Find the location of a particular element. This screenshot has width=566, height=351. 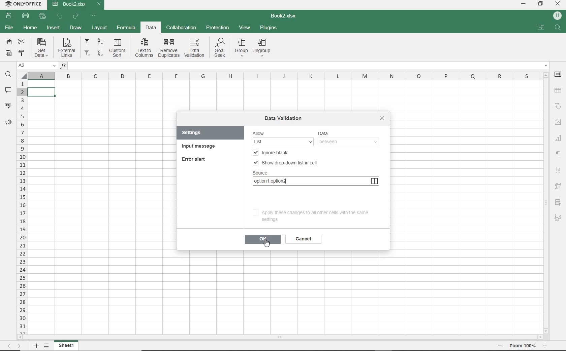

PASTE is located at coordinates (10, 53).